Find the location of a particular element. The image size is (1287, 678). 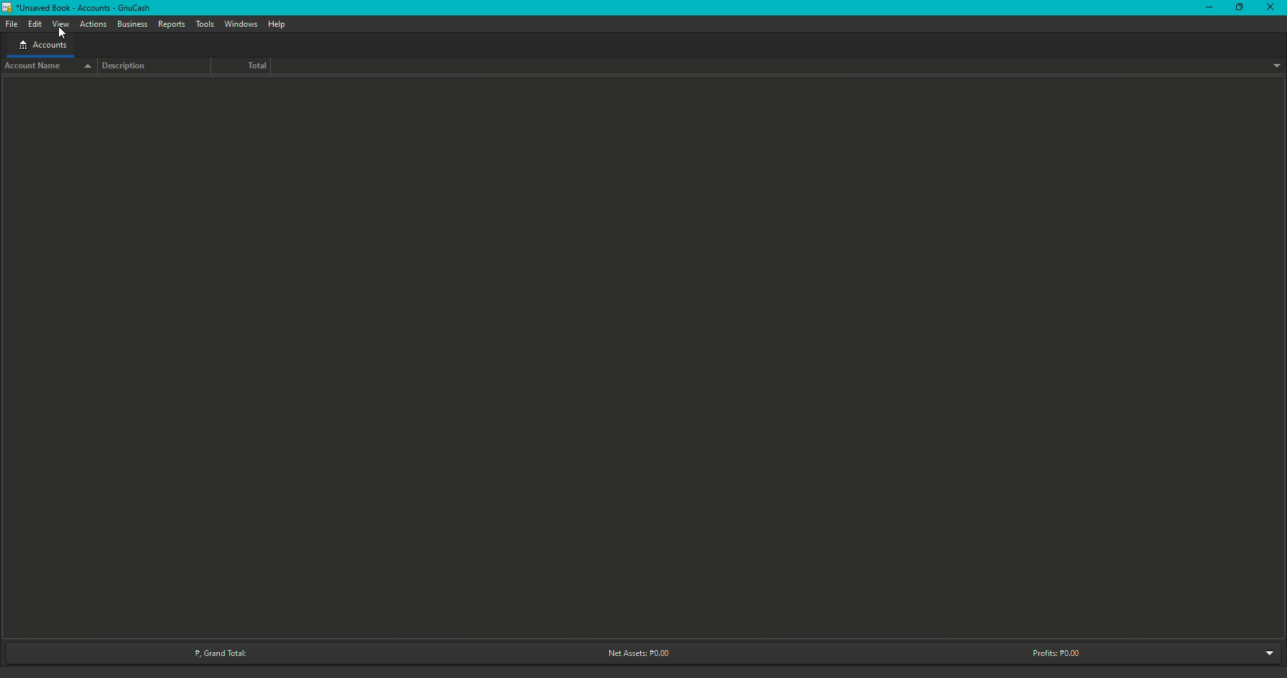

Actions is located at coordinates (92, 23).